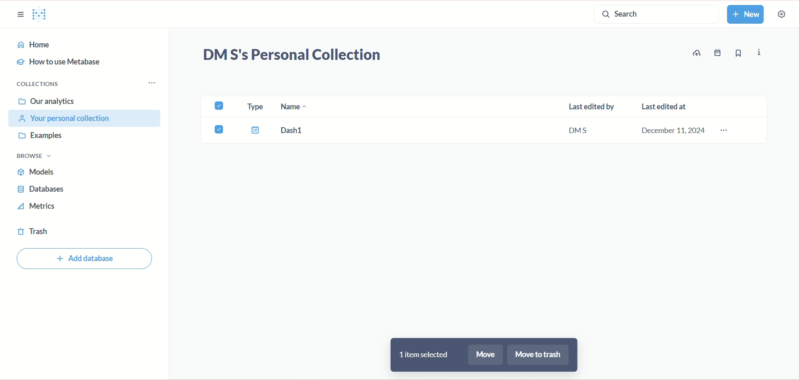  What do you see at coordinates (59, 63) in the screenshot?
I see `how to use metabase` at bounding box center [59, 63].